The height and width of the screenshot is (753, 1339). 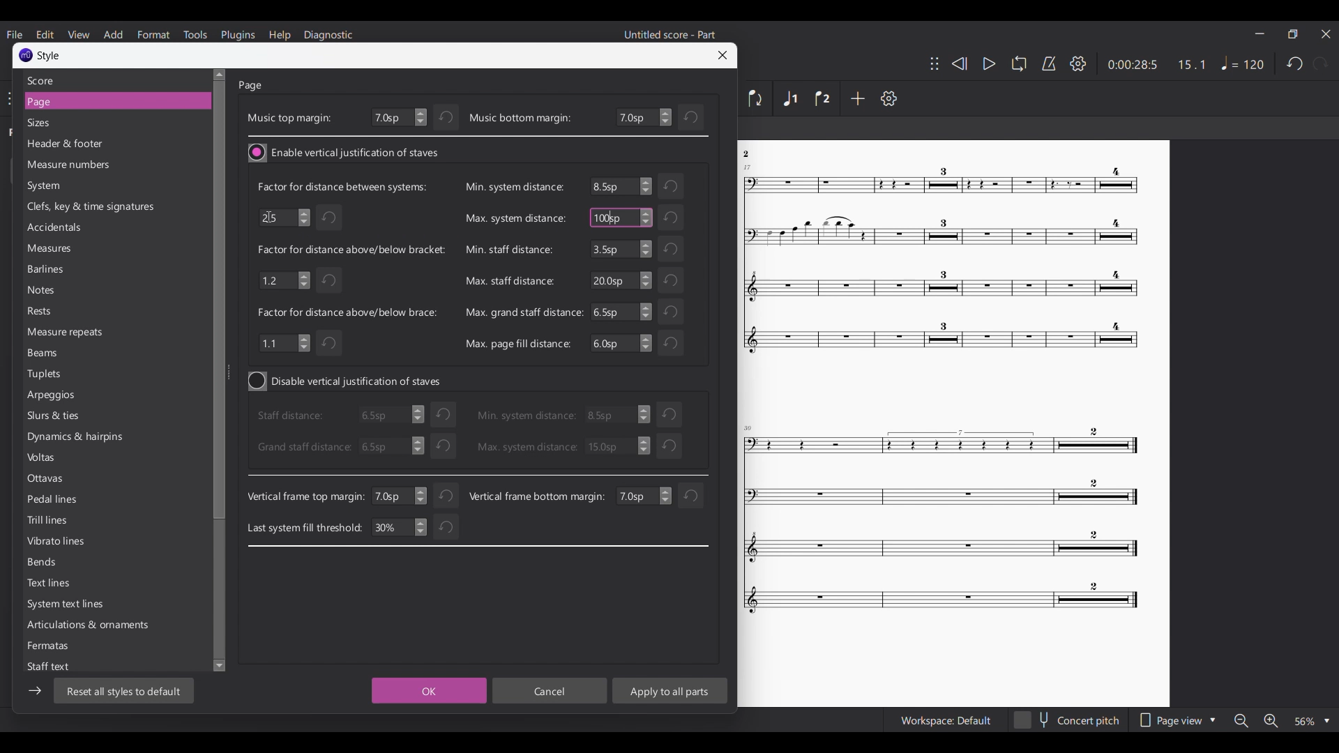 What do you see at coordinates (58, 667) in the screenshot?
I see `Staff text` at bounding box center [58, 667].